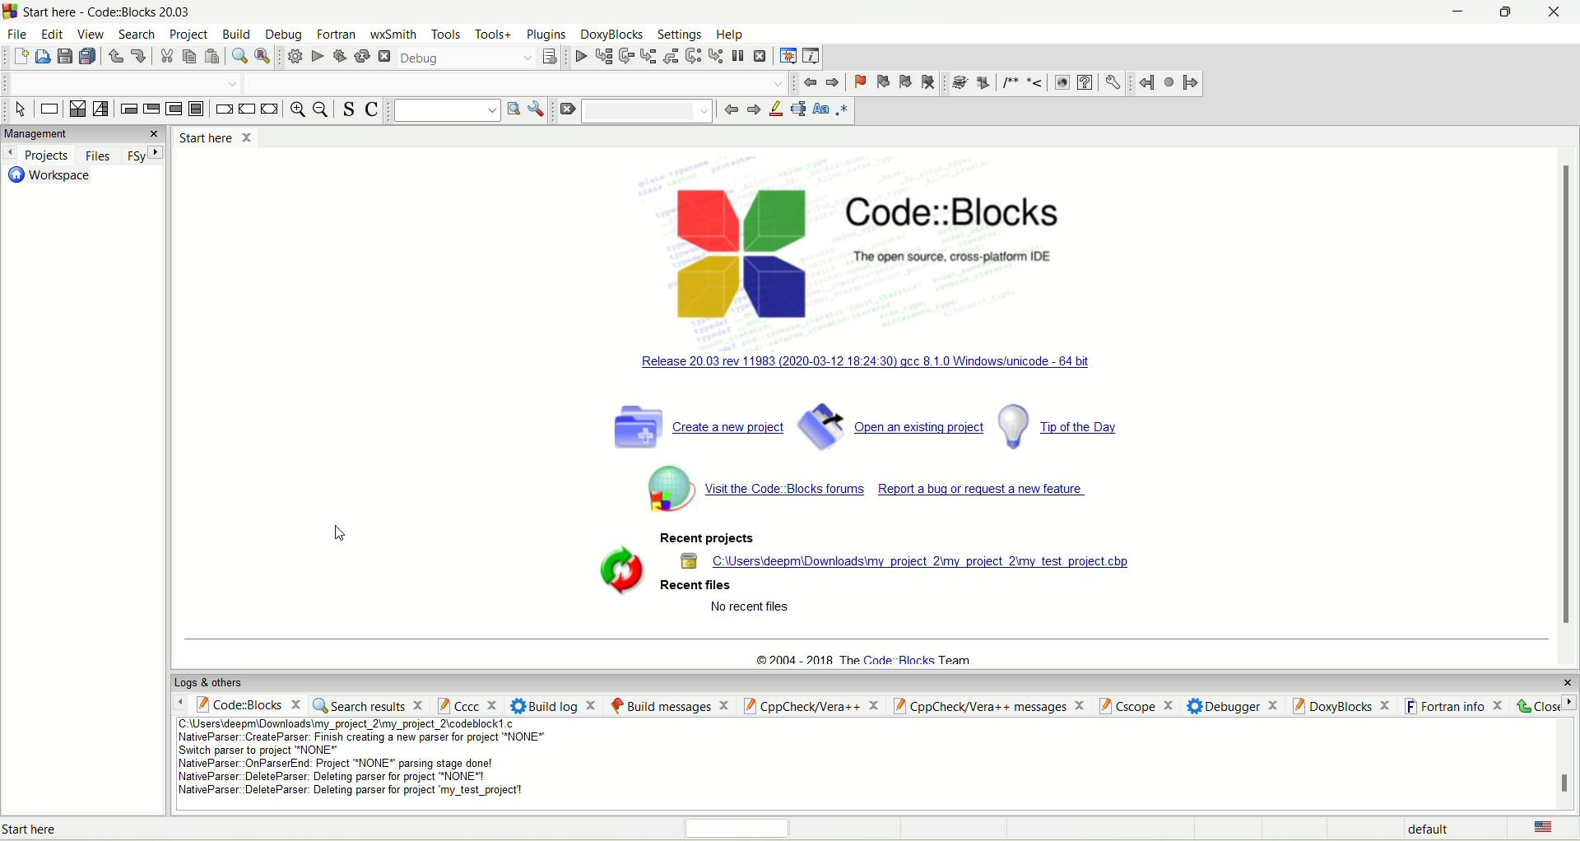 The image size is (1580, 841). What do you see at coordinates (79, 108) in the screenshot?
I see `decision` at bounding box center [79, 108].